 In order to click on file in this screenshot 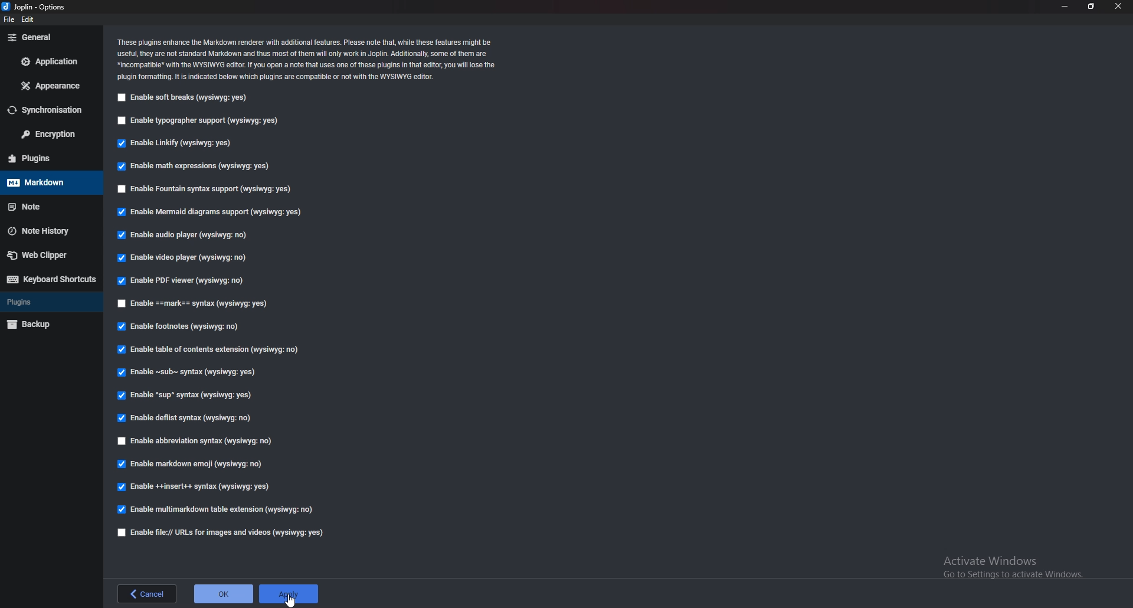, I will do `click(8, 19)`.